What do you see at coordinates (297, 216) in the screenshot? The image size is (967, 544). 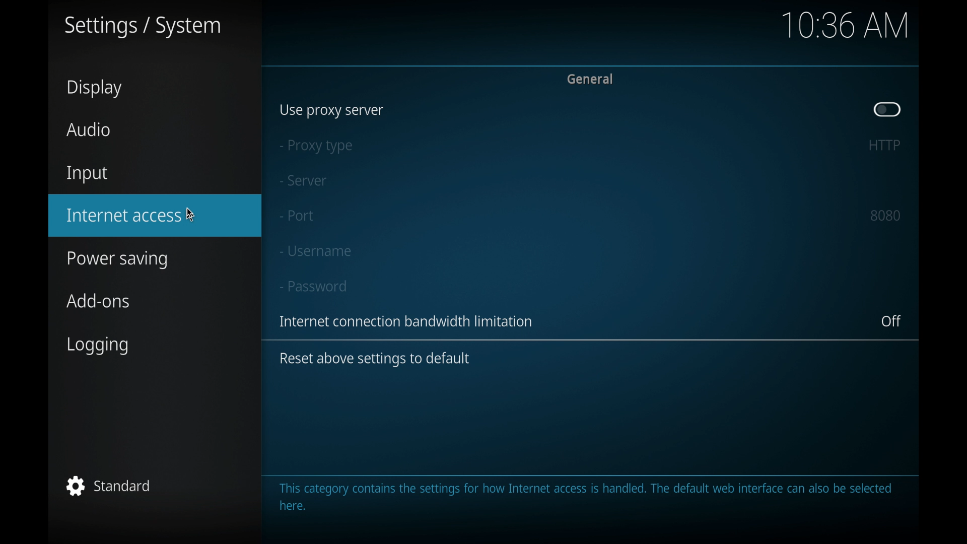 I see `port` at bounding box center [297, 216].